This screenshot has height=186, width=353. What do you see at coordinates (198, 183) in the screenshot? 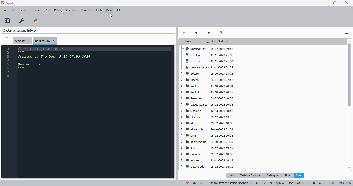
I see `inline` at bounding box center [198, 183].